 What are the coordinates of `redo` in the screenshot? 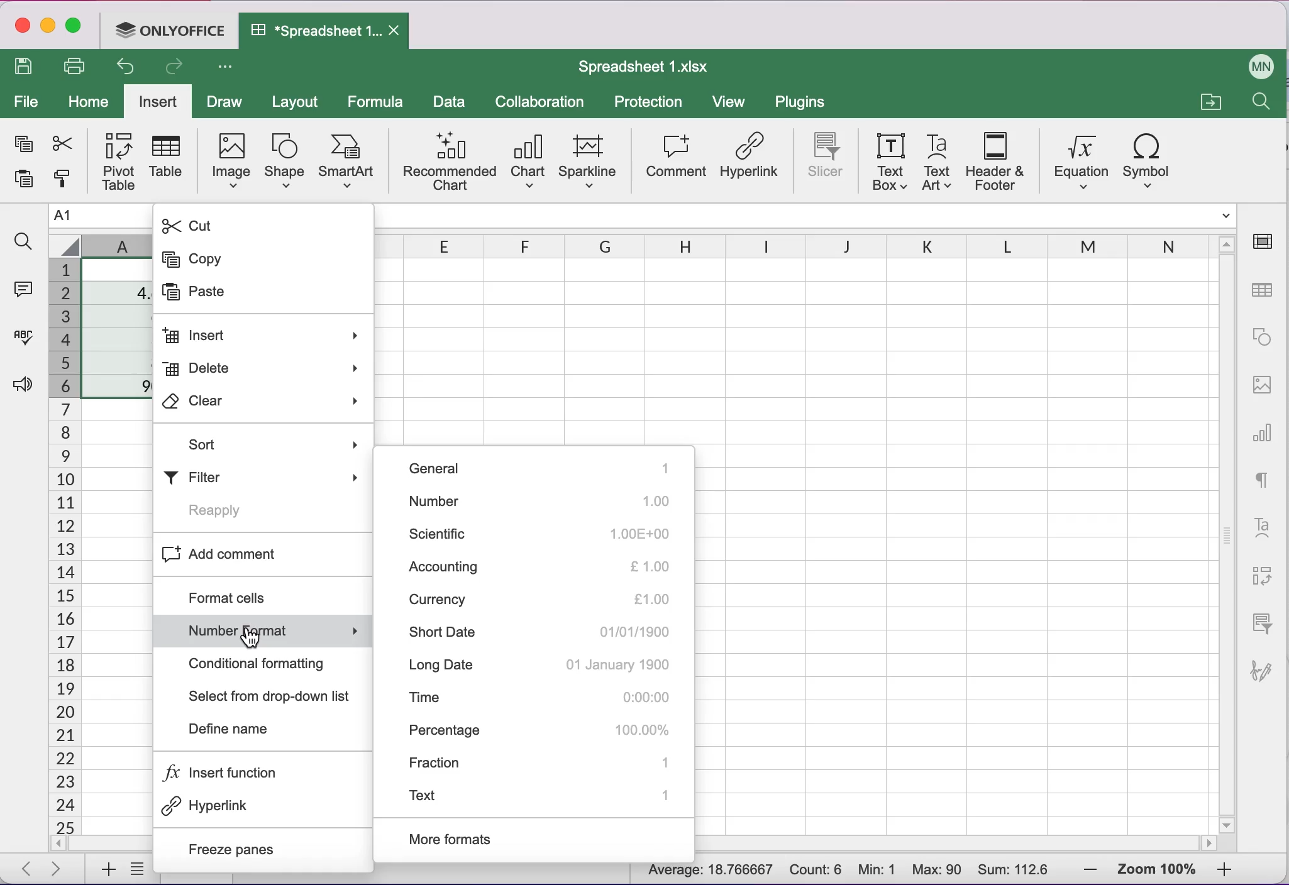 It's located at (177, 68).